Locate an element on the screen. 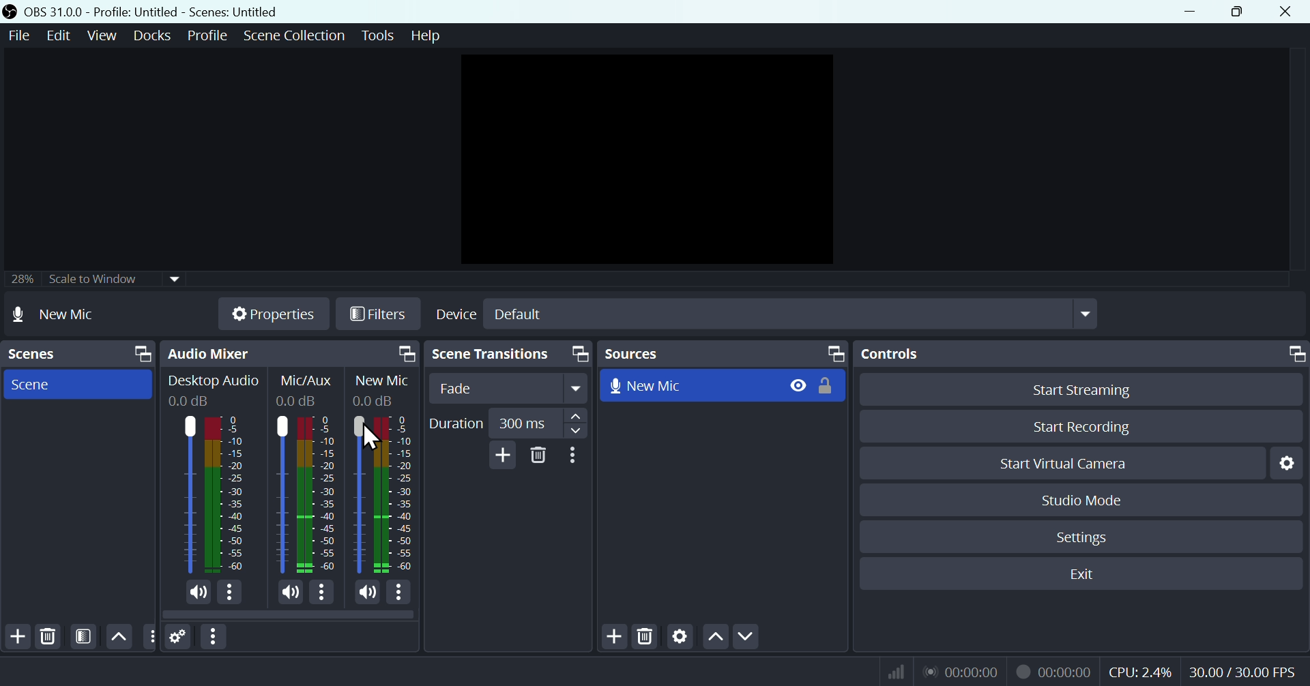 This screenshot has height=686, width=1310. Mic is located at coordinates (358, 495).